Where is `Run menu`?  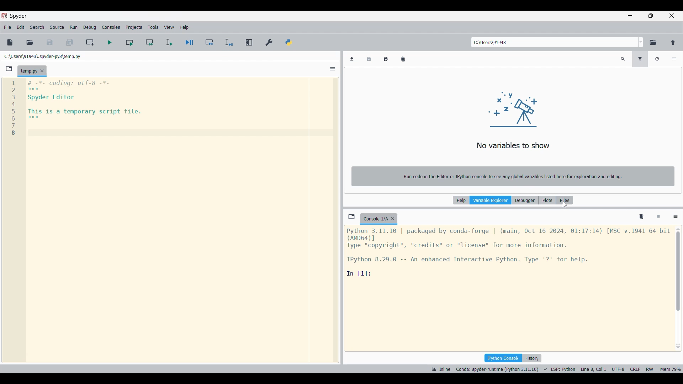
Run menu is located at coordinates (74, 27).